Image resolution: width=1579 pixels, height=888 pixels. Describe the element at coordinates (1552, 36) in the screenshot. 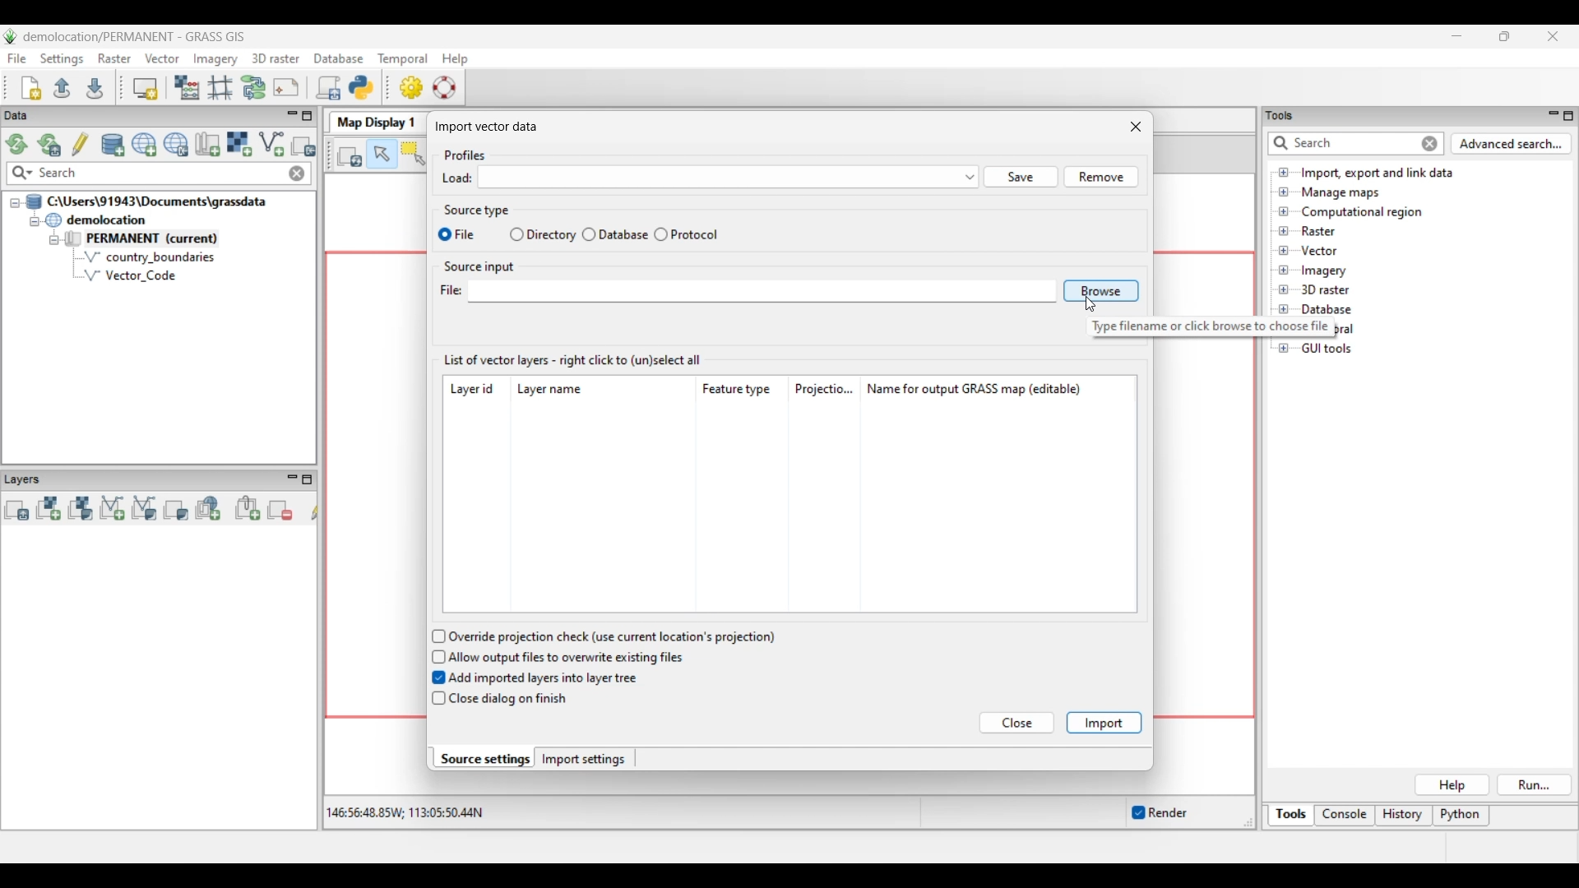

I see `Close interface` at that location.